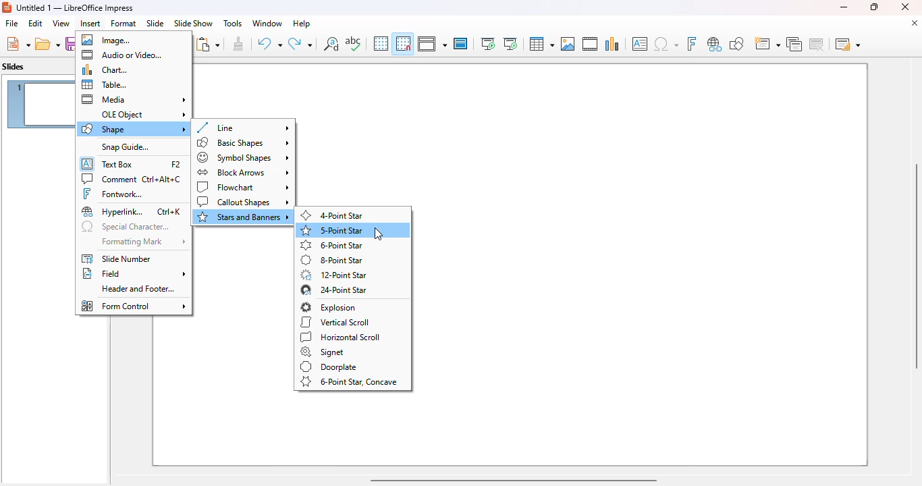 Image resolution: width=922 pixels, height=486 pixels. Describe the element at coordinates (766, 44) in the screenshot. I see `new slide` at that location.